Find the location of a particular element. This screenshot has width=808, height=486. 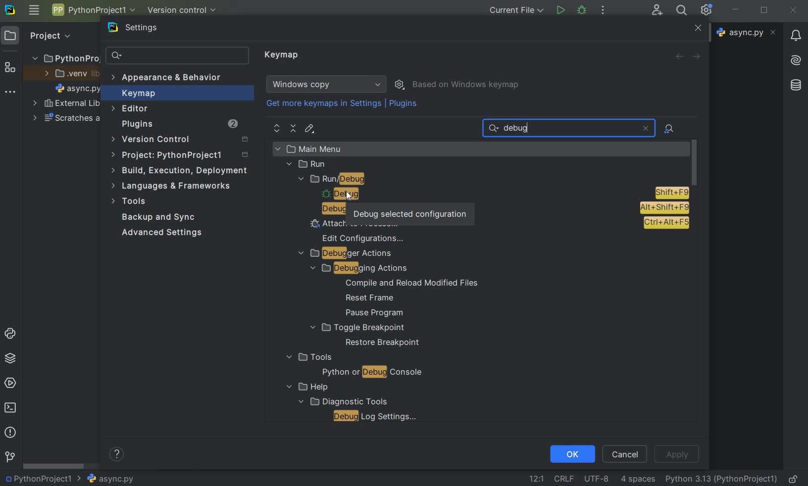

close is located at coordinates (697, 29).